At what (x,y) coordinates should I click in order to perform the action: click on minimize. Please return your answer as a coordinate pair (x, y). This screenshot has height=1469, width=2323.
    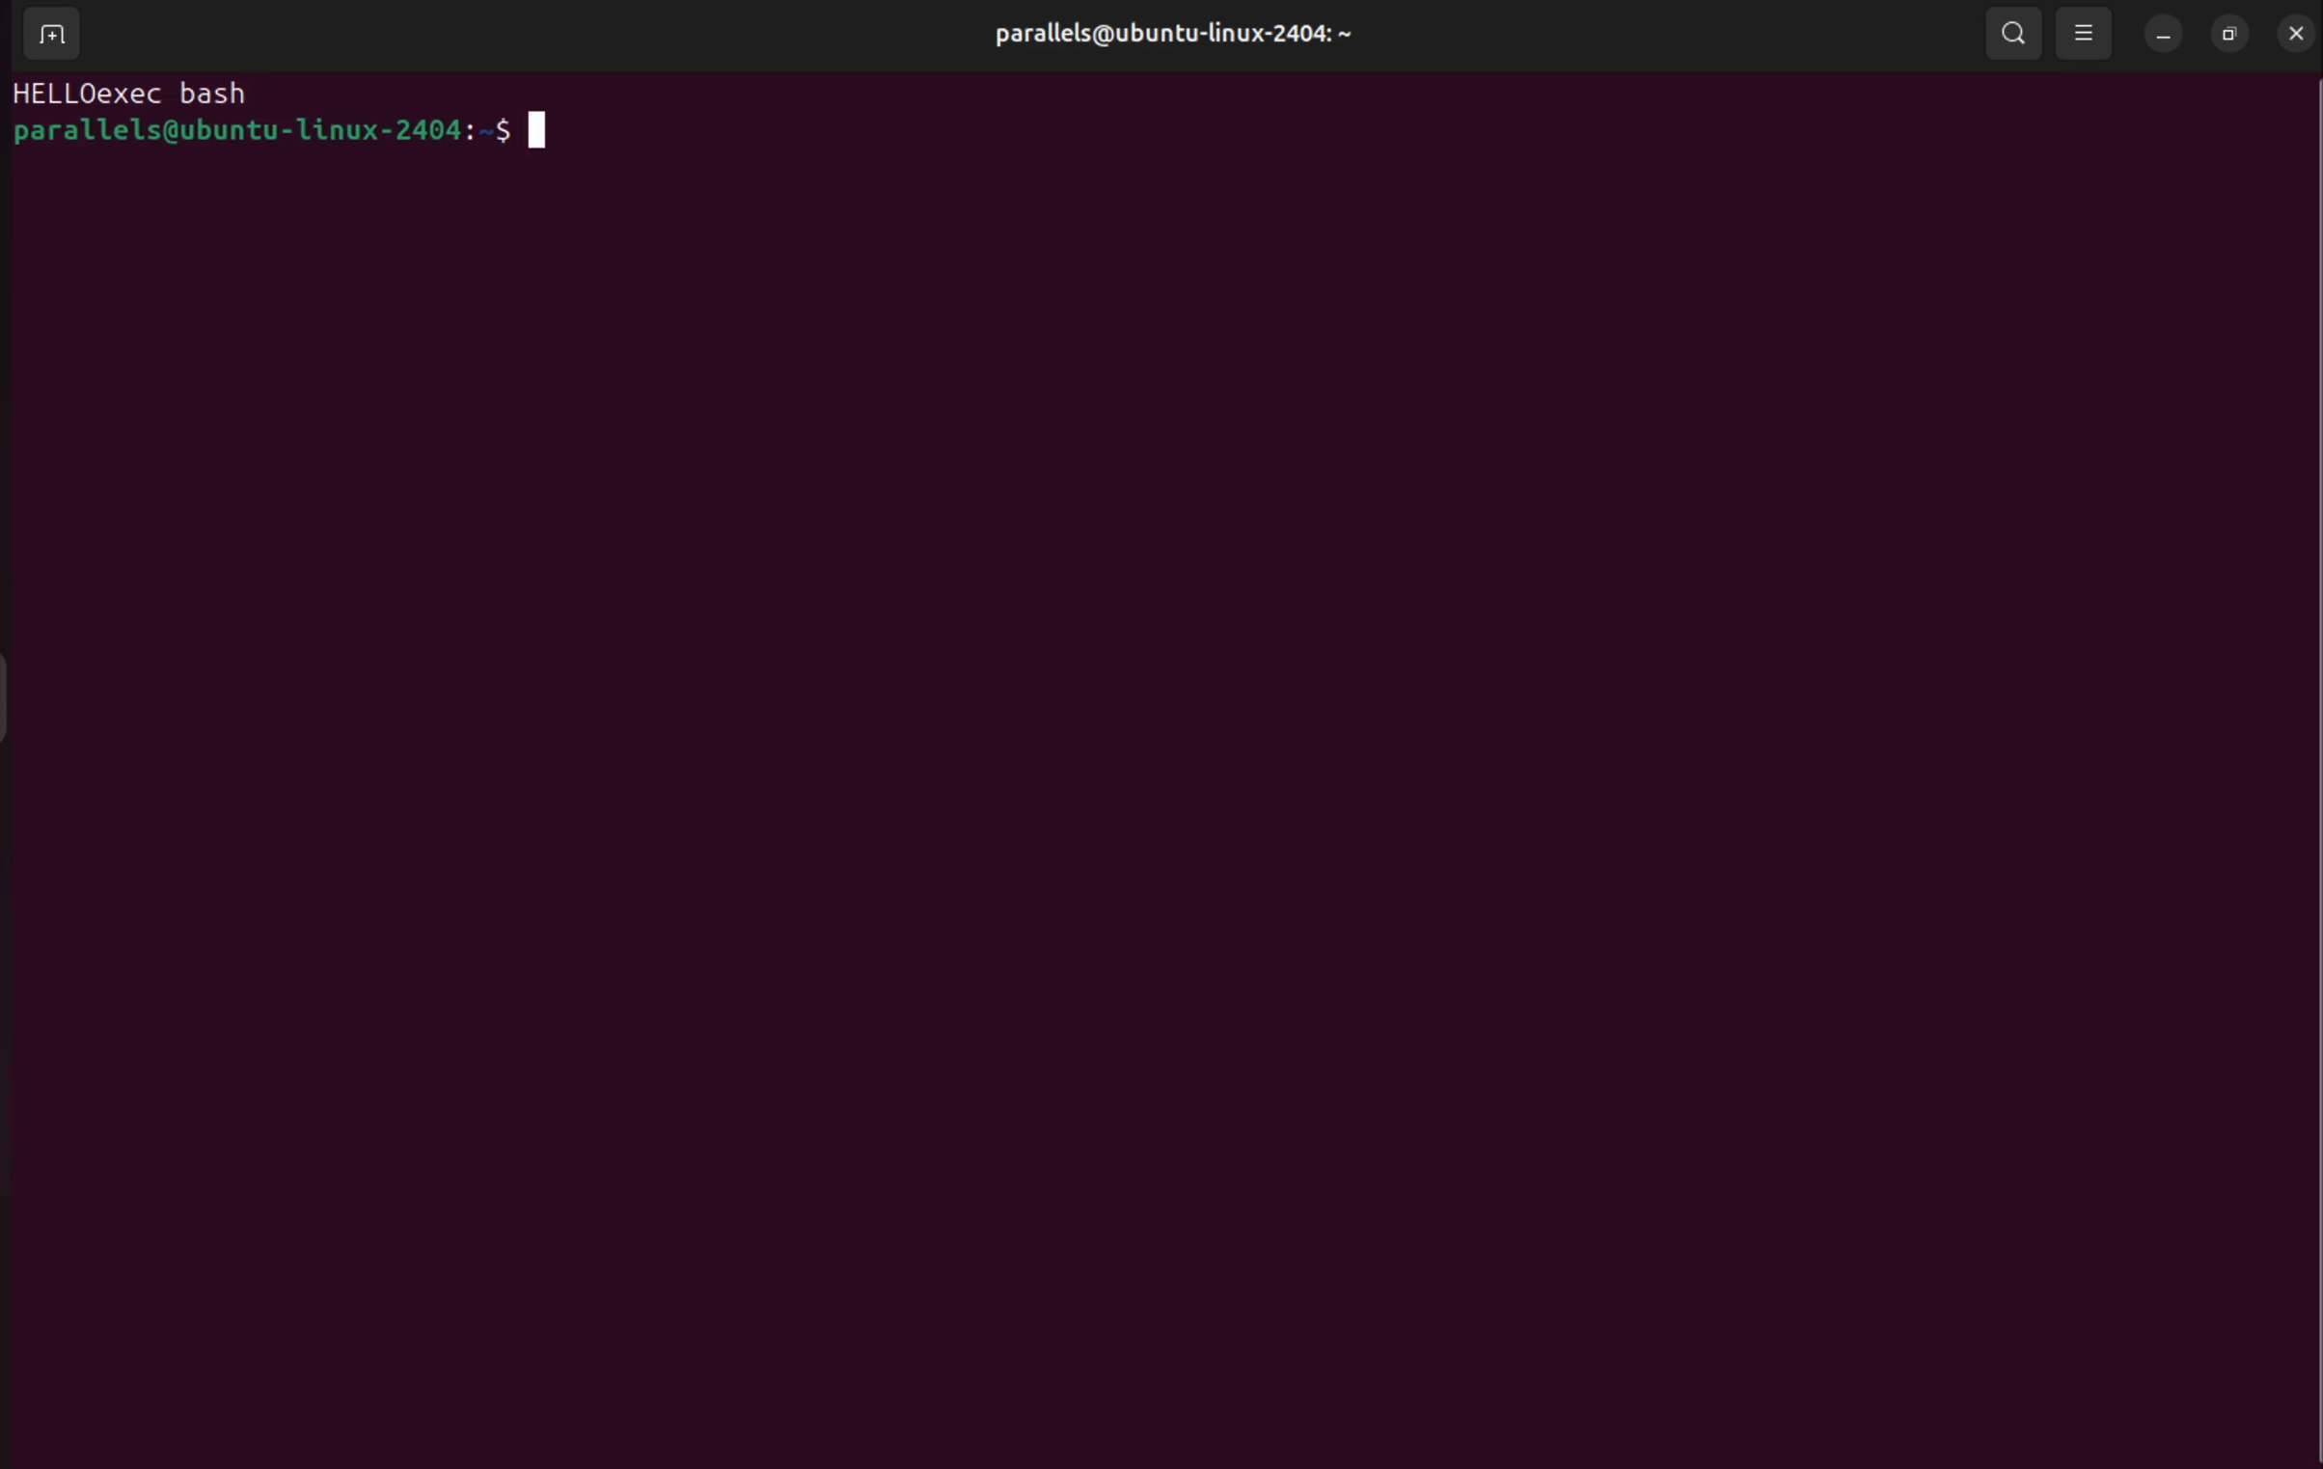
    Looking at the image, I should click on (2165, 34).